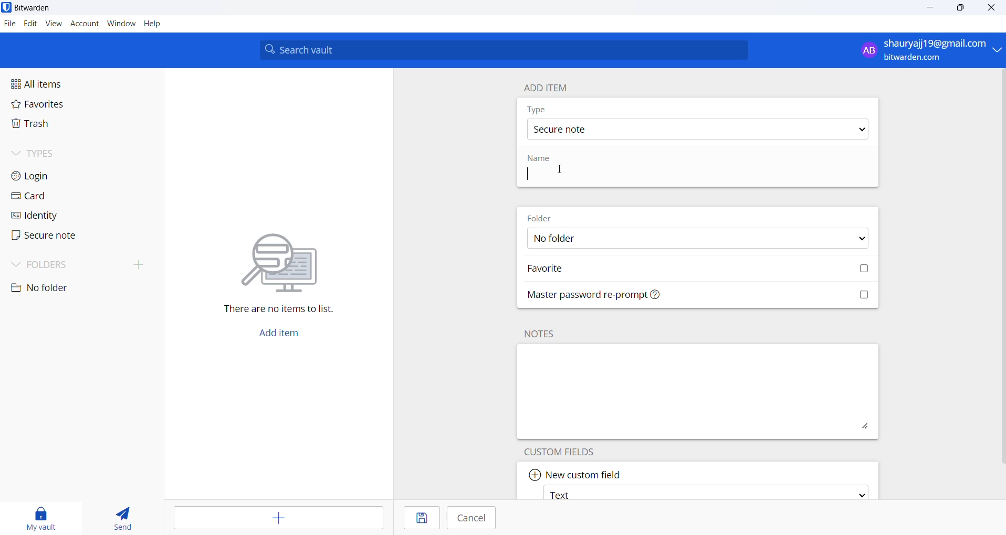 The height and width of the screenshot is (535, 1006). Describe the element at coordinates (696, 239) in the screenshot. I see `folder options` at that location.